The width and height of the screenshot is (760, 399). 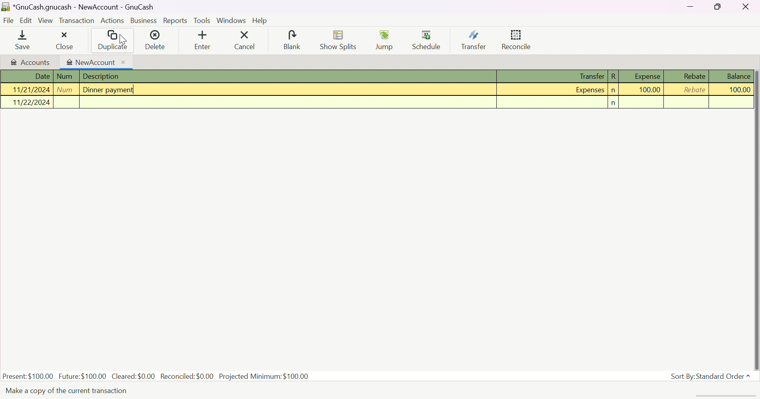 What do you see at coordinates (64, 42) in the screenshot?
I see `Close` at bounding box center [64, 42].